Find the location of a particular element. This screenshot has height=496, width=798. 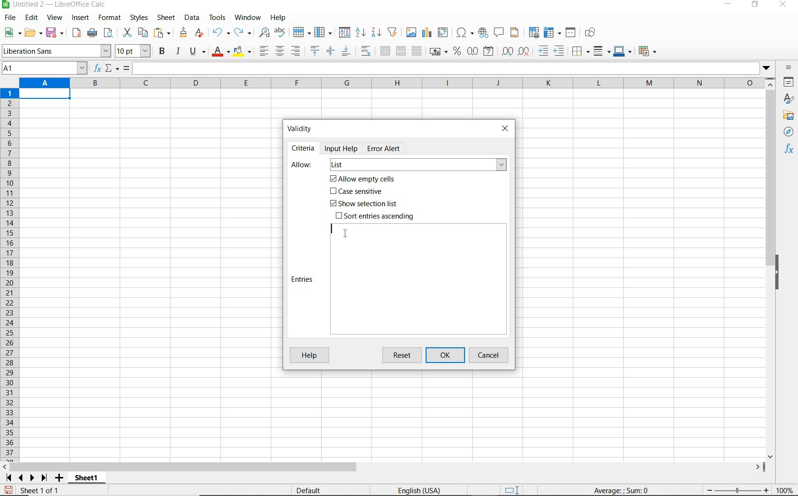

Allow empty cells is located at coordinates (363, 179).